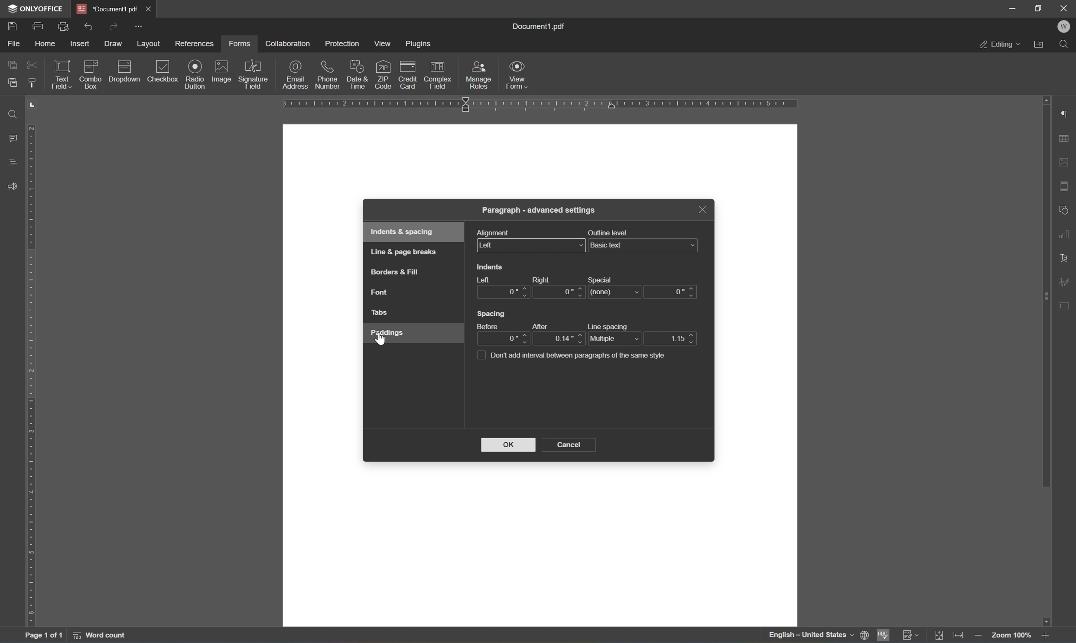 This screenshot has height=643, width=1076. I want to click on paragraph settings, so click(1066, 115).